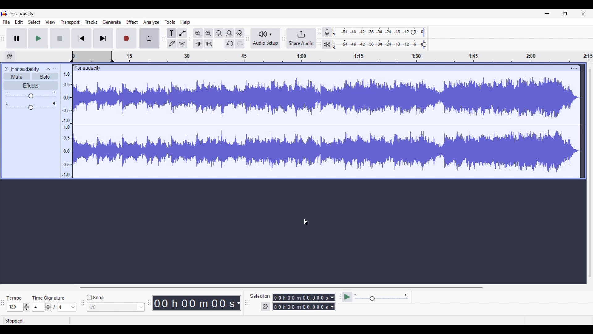  Describe the element at coordinates (50, 297) in the screenshot. I see `Time Signature` at that location.